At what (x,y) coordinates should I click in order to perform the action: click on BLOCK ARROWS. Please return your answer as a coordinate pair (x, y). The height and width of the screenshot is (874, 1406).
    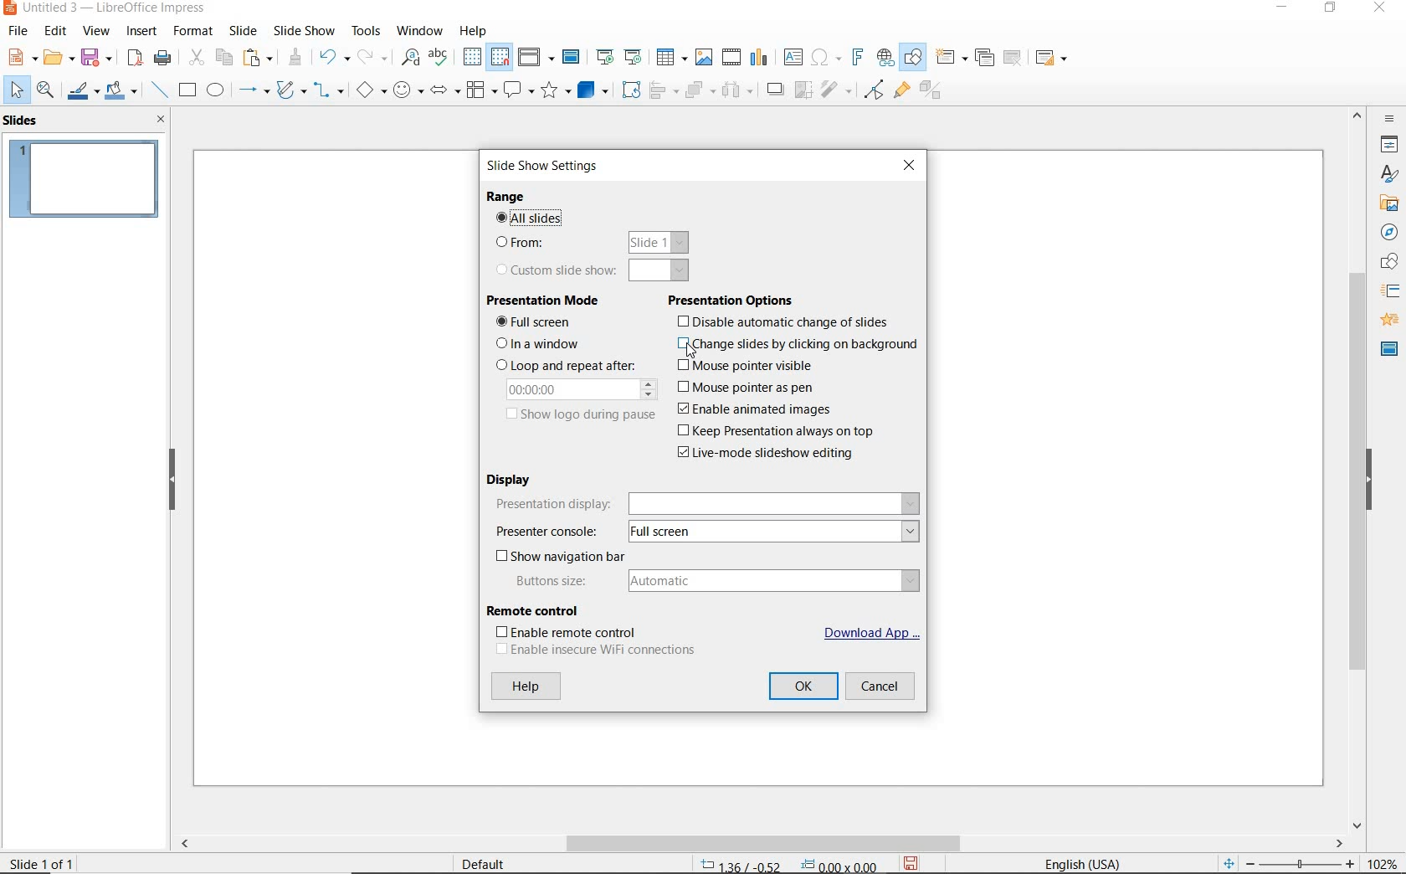
    Looking at the image, I should click on (445, 88).